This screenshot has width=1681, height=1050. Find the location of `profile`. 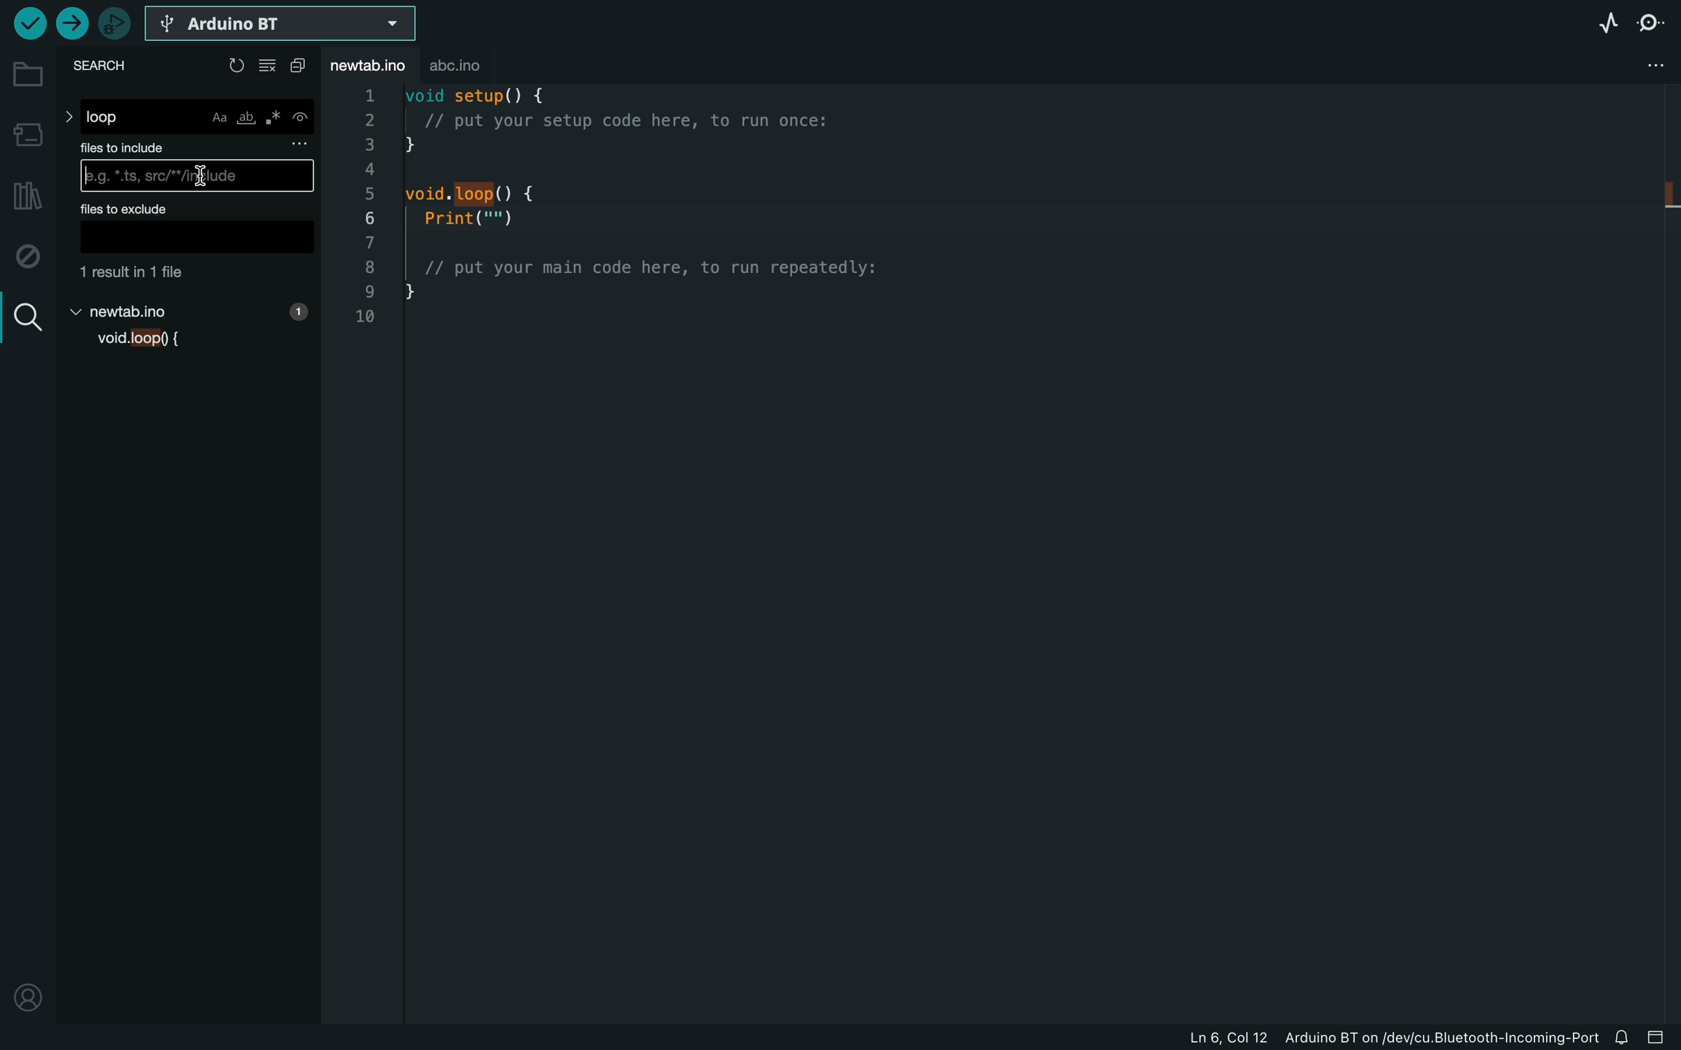

profile is located at coordinates (28, 990).